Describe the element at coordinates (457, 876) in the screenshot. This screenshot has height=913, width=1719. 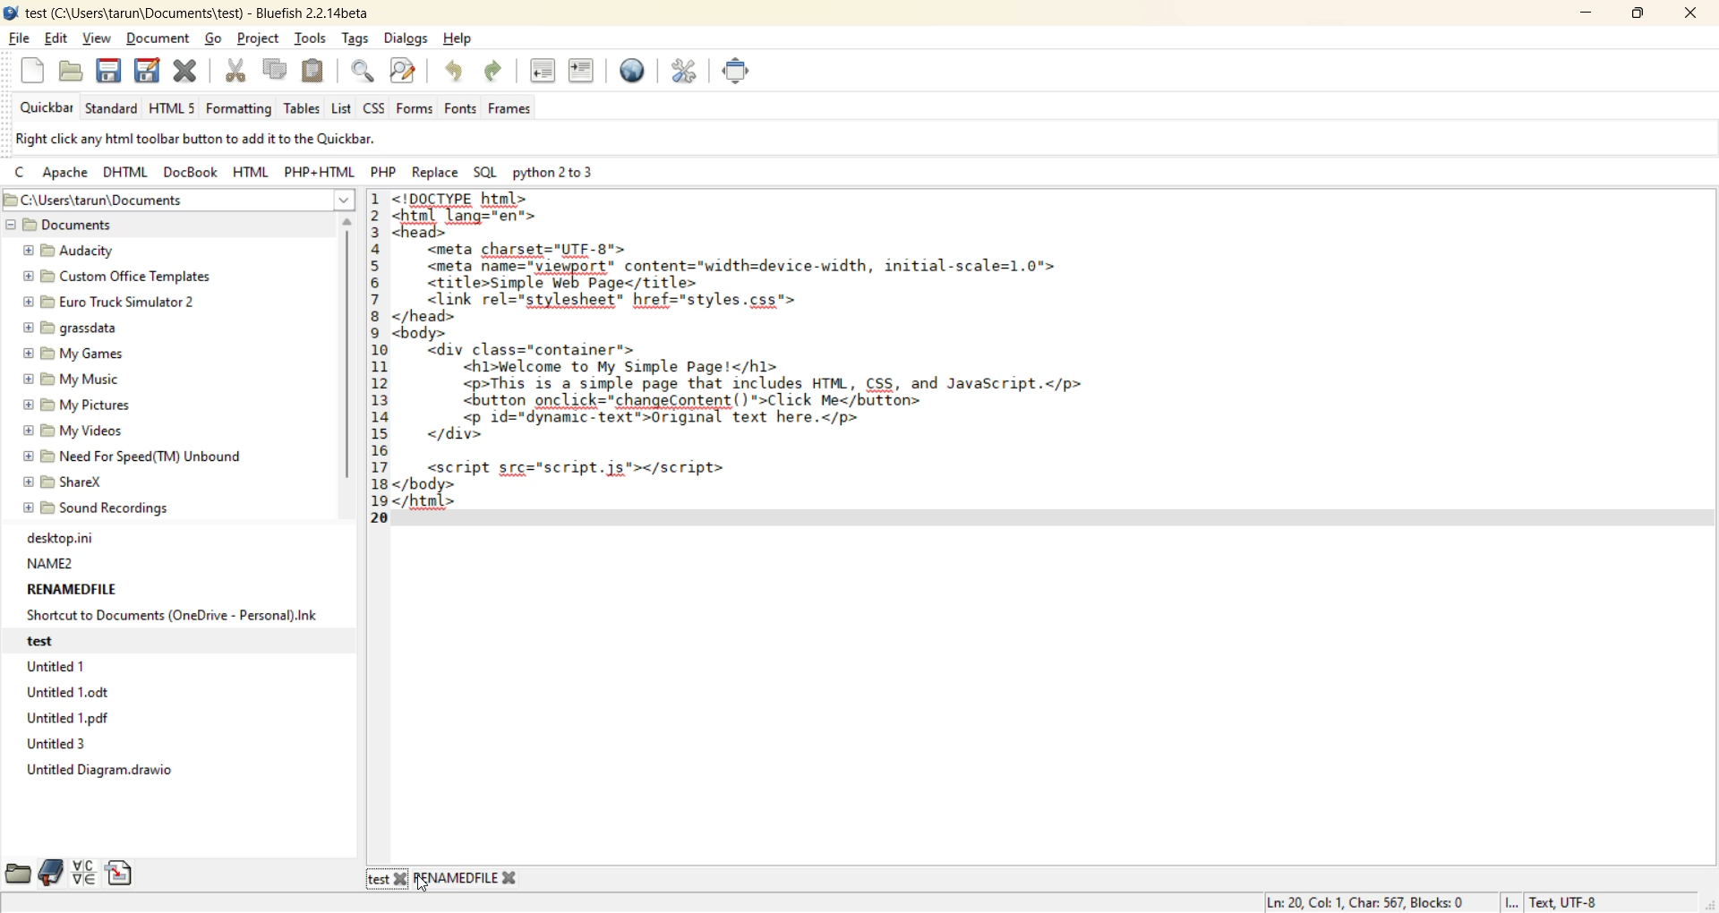
I see `renamedfile` at that location.